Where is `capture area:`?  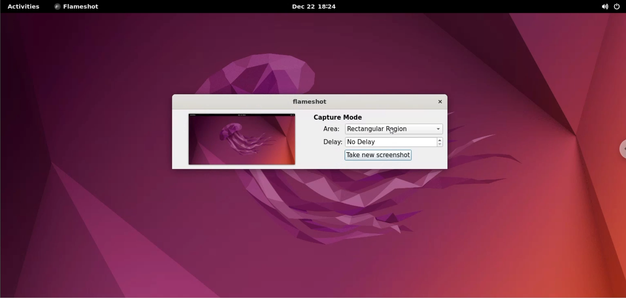 capture area: is located at coordinates (393, 129).